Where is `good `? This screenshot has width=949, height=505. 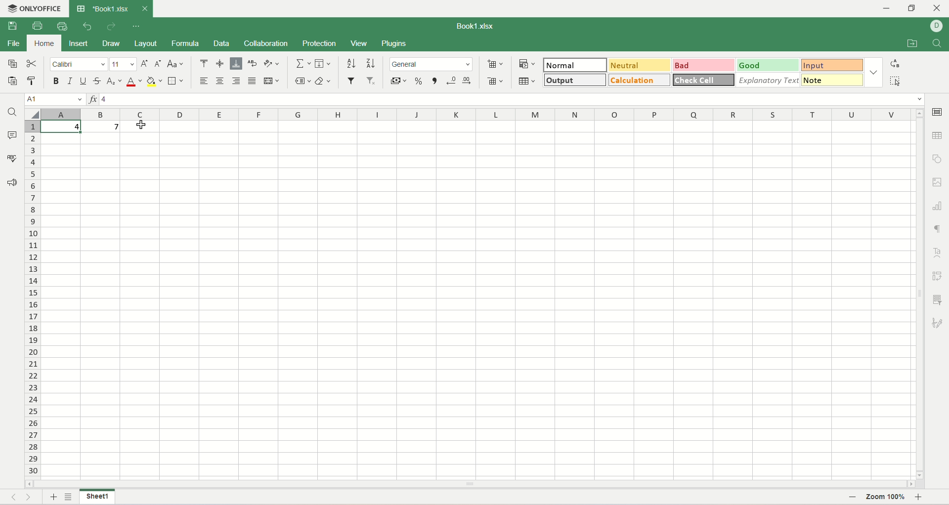
good  is located at coordinates (769, 65).